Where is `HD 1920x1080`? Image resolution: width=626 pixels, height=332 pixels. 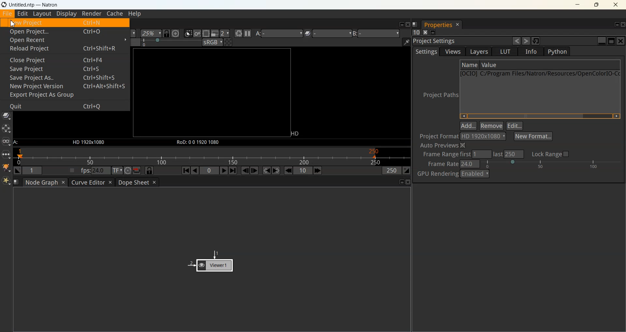 HD 1920x1080 is located at coordinates (90, 143).